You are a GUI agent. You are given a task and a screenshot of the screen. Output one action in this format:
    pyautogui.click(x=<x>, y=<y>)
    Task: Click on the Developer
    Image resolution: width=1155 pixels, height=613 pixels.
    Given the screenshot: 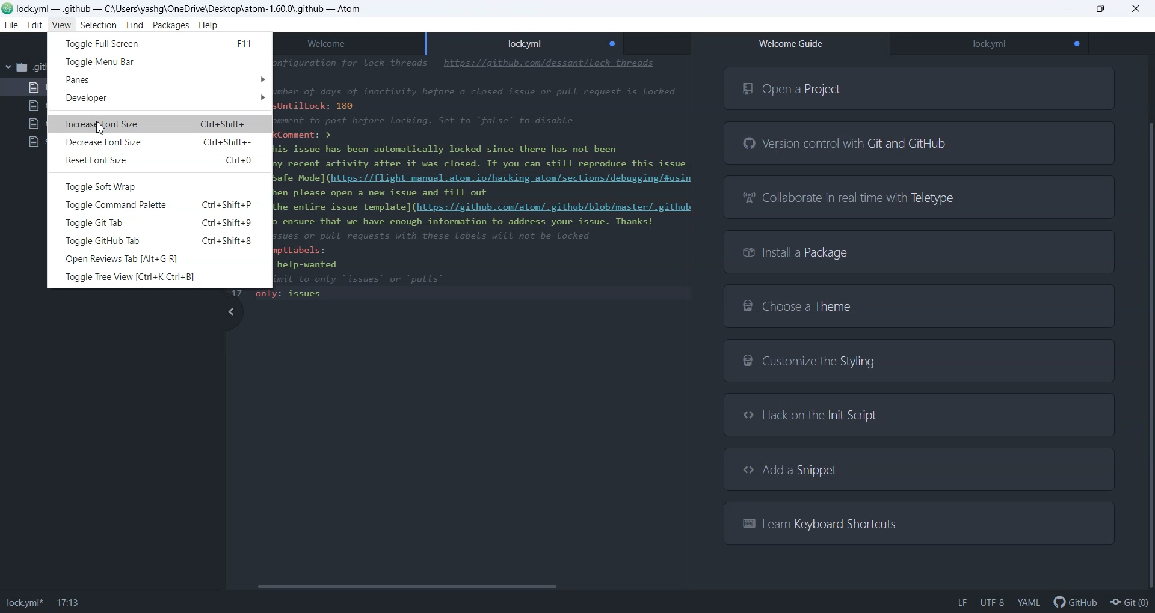 What is the action you would take?
    pyautogui.click(x=161, y=99)
    